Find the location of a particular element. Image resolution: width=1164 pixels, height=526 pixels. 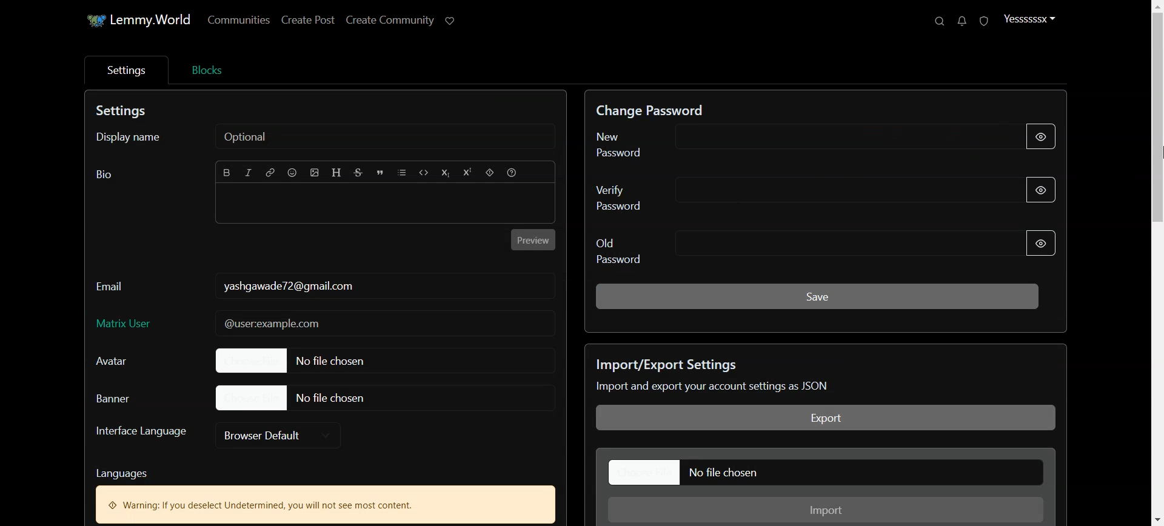

Text is located at coordinates (325, 505).